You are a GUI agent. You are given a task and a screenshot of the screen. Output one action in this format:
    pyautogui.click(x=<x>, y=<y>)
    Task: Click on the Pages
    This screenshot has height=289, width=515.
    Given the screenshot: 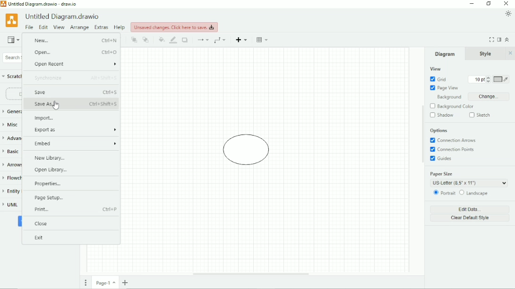 What is the action you would take?
    pyautogui.click(x=86, y=283)
    